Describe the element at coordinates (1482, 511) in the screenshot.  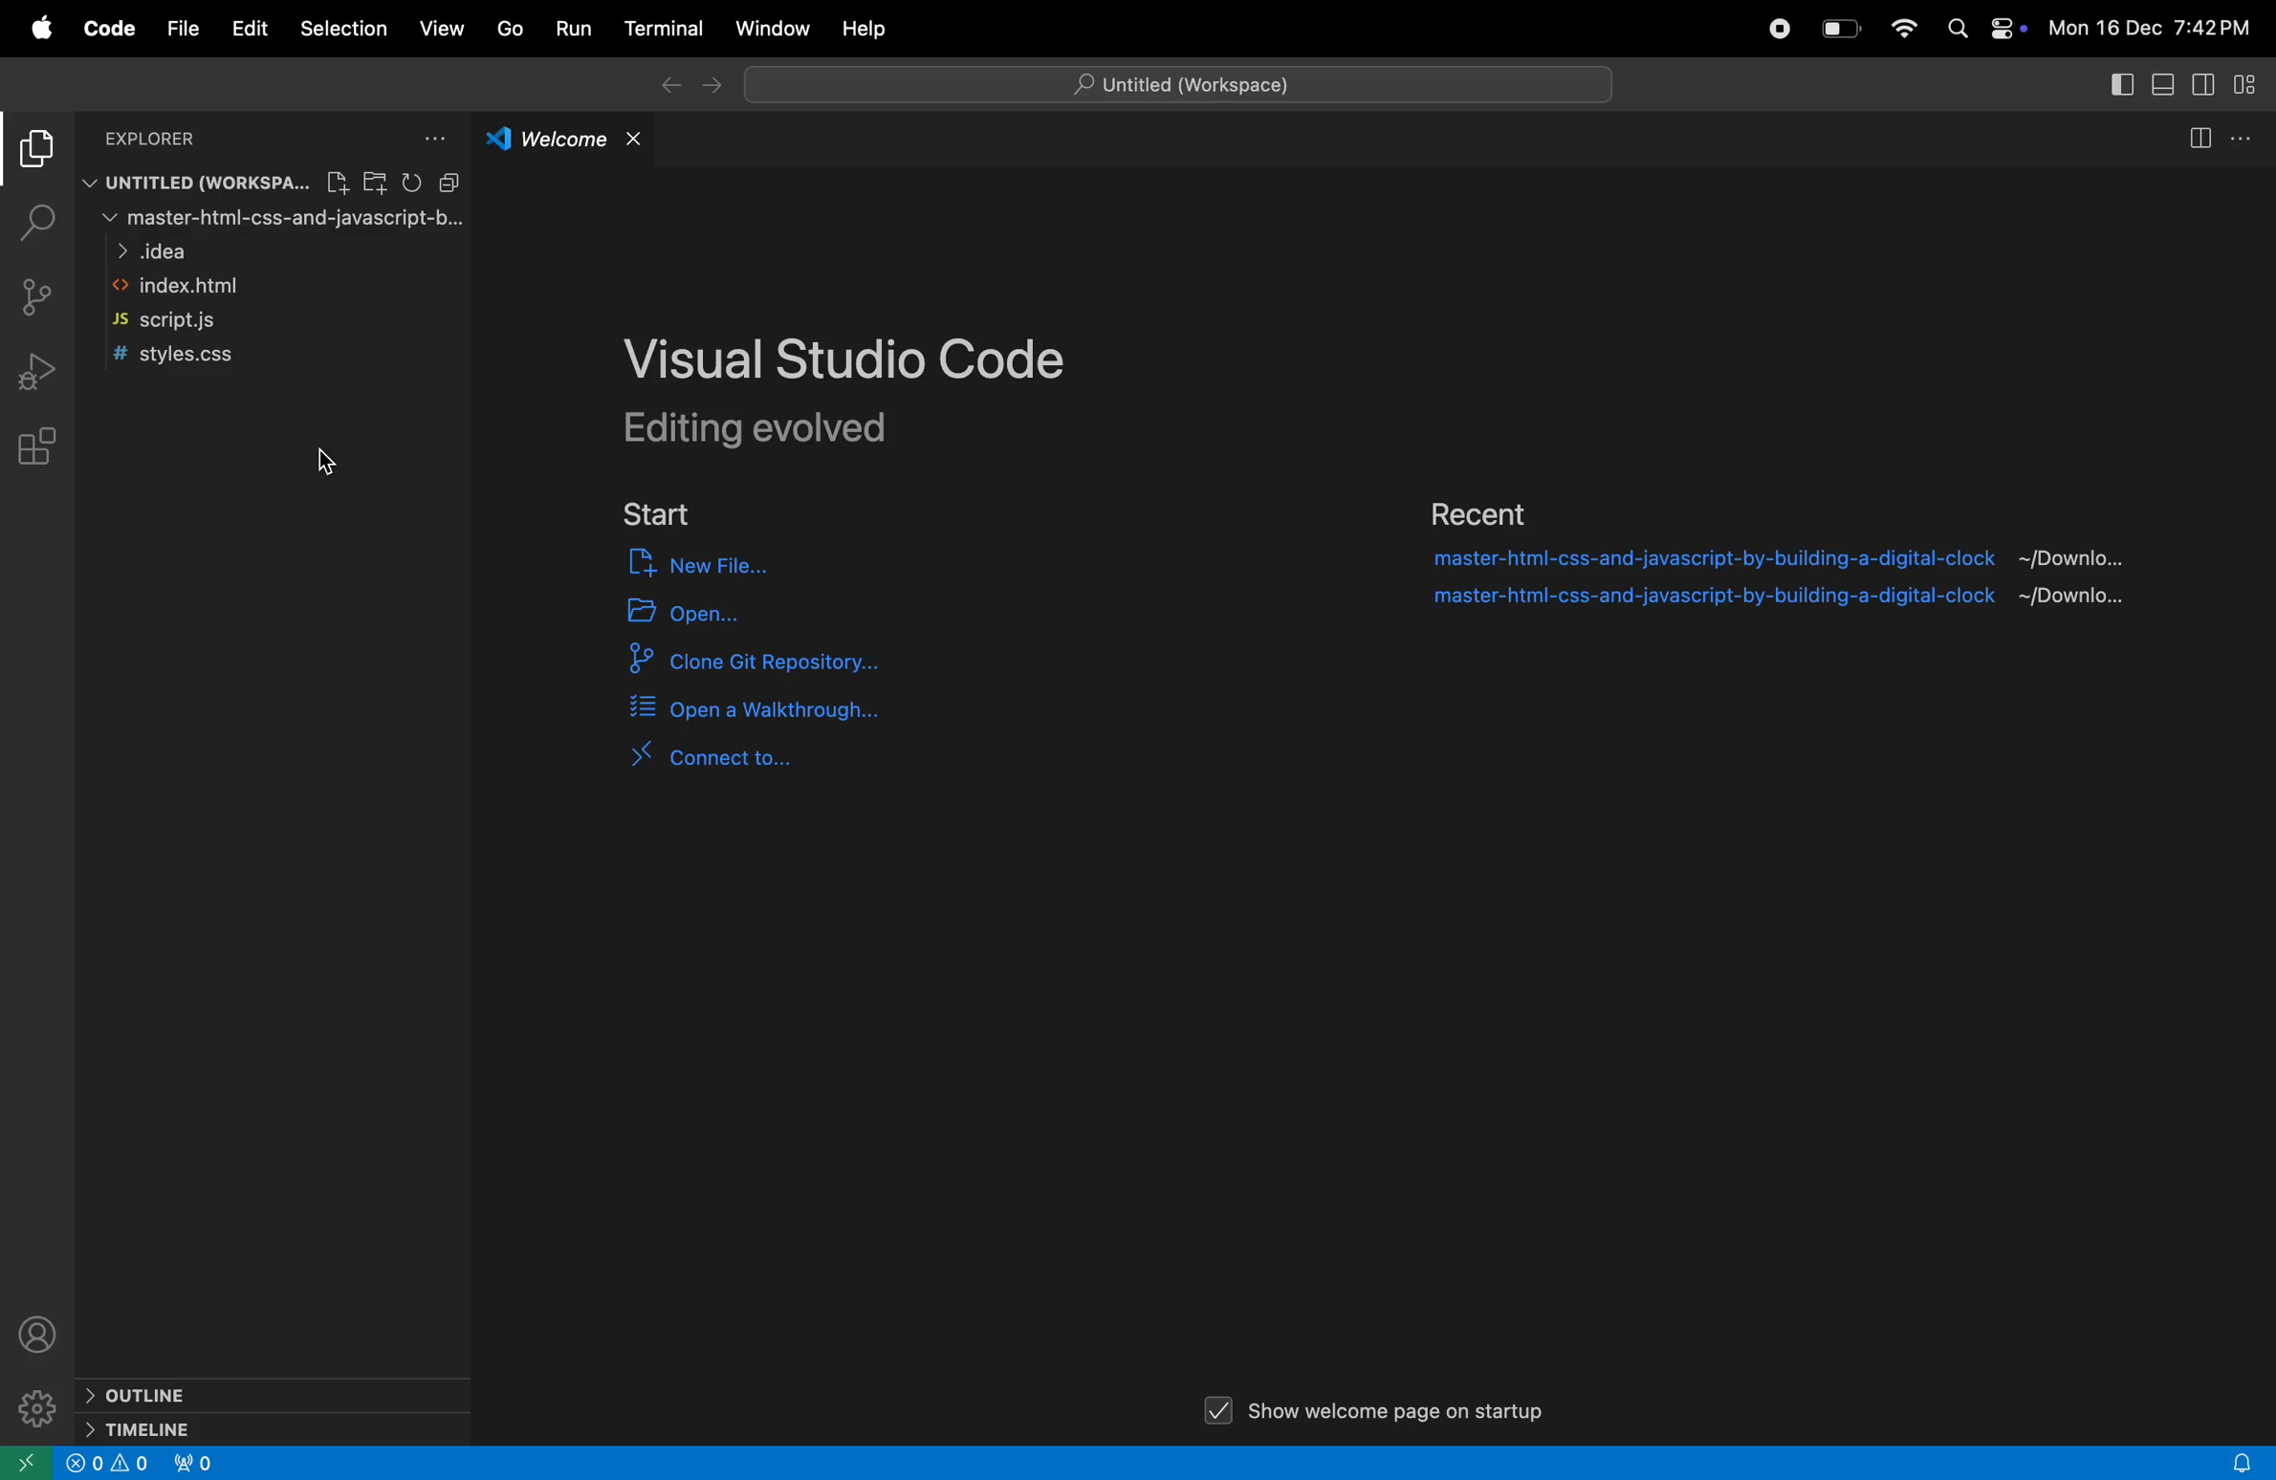
I see `recent` at that location.